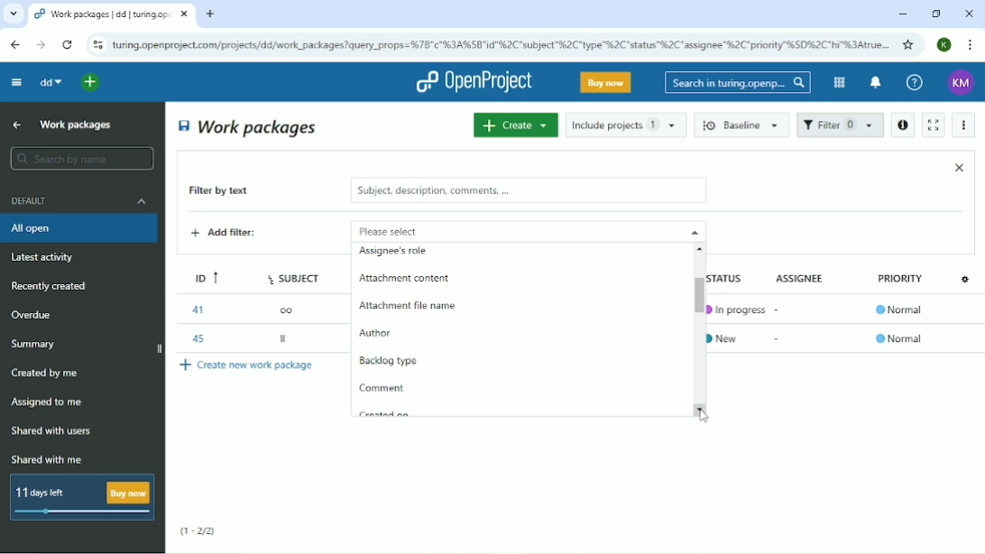  What do you see at coordinates (77, 124) in the screenshot?
I see `Work packages` at bounding box center [77, 124].